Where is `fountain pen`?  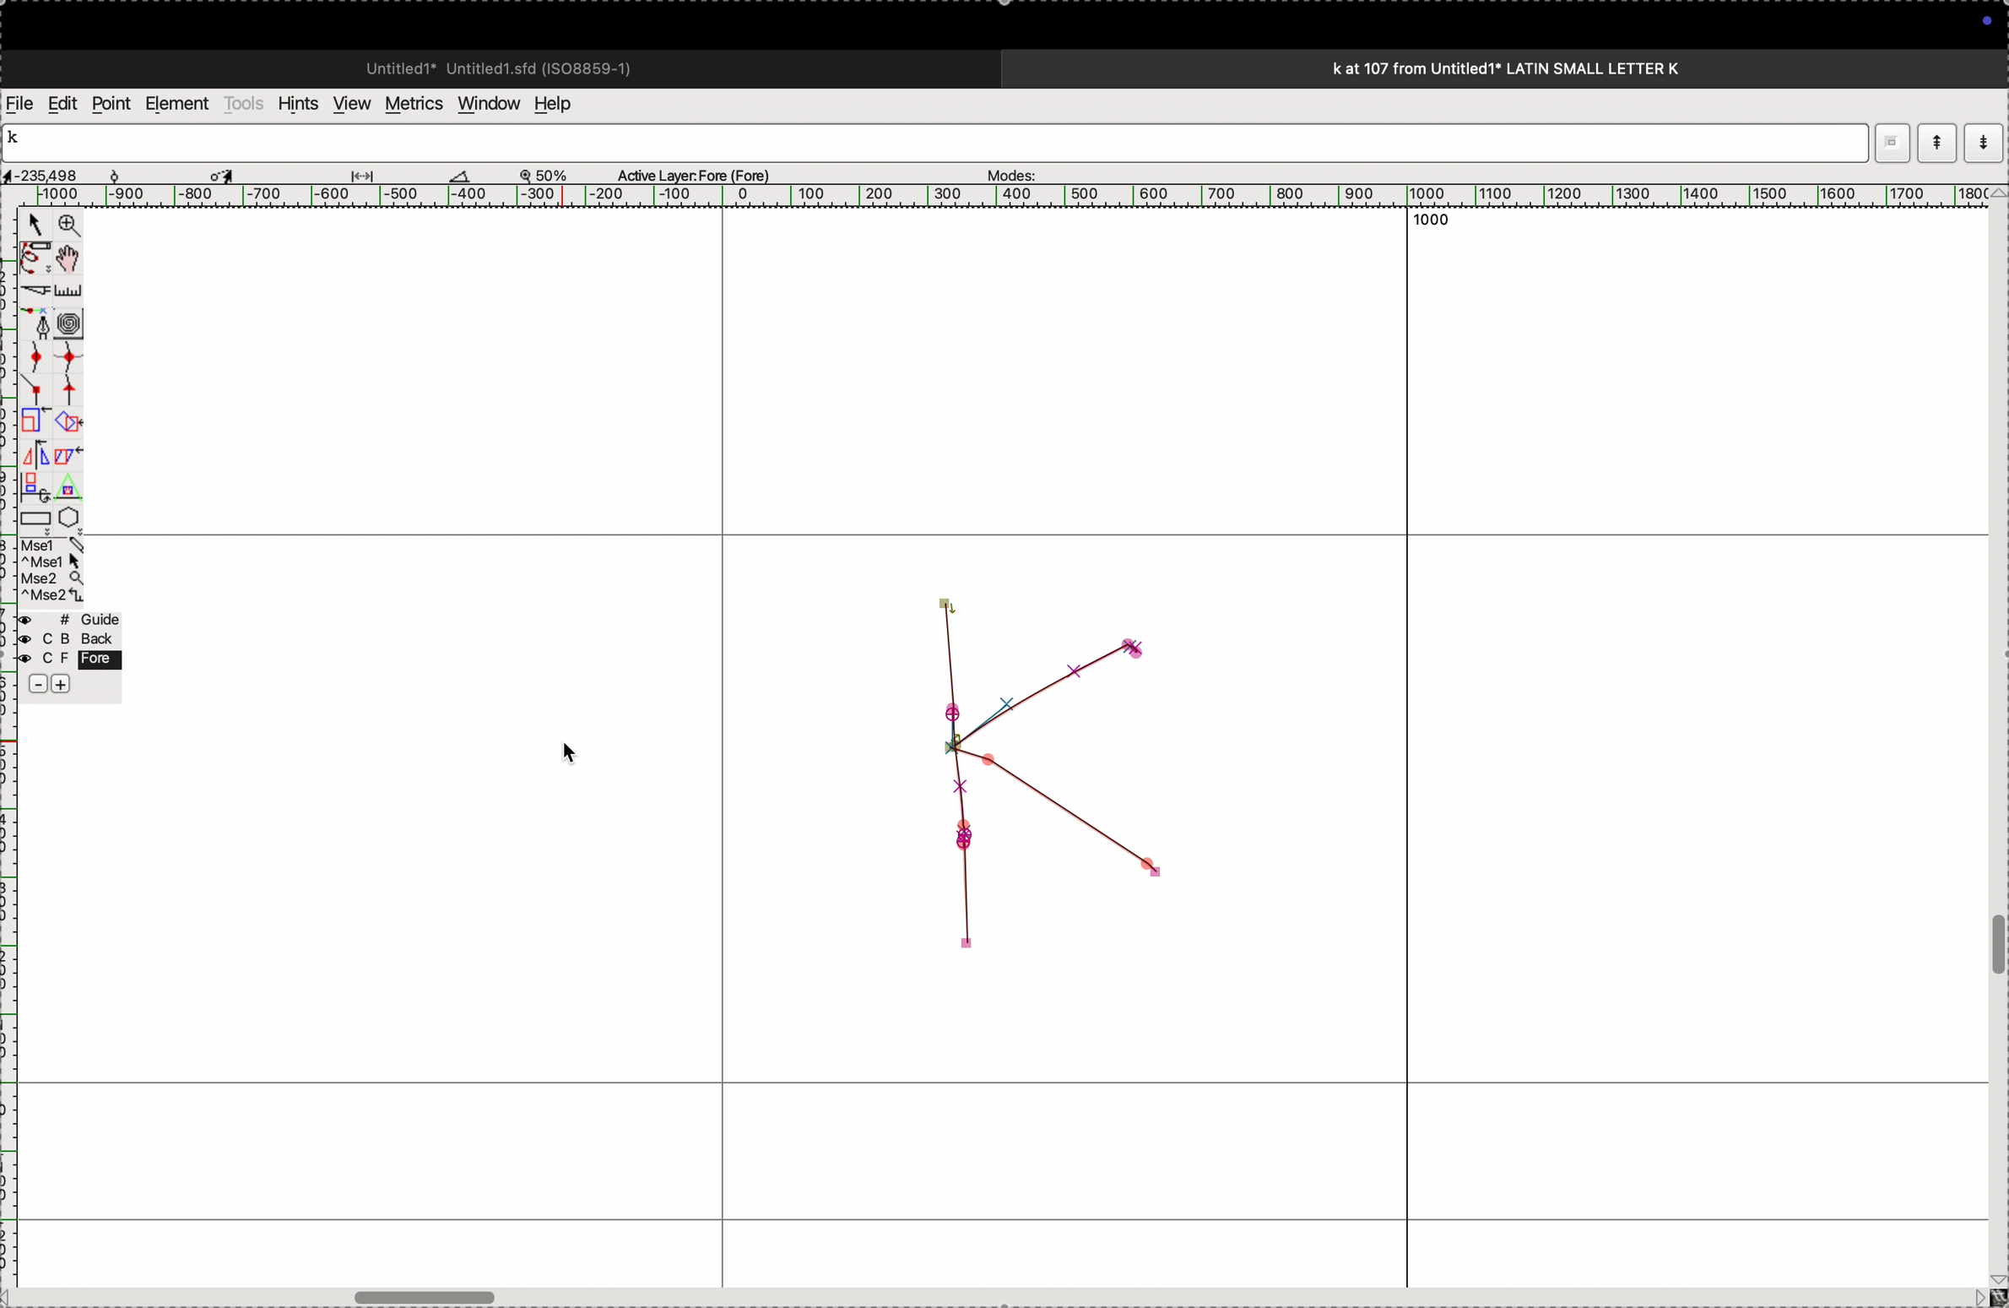 fountain pen is located at coordinates (41, 323).